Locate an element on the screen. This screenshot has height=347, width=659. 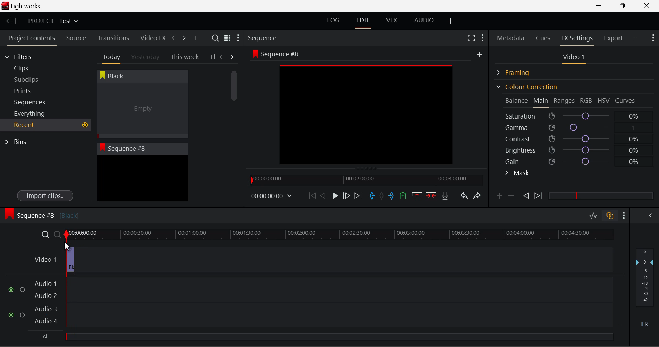
Decibel Gain is located at coordinates (644, 289).